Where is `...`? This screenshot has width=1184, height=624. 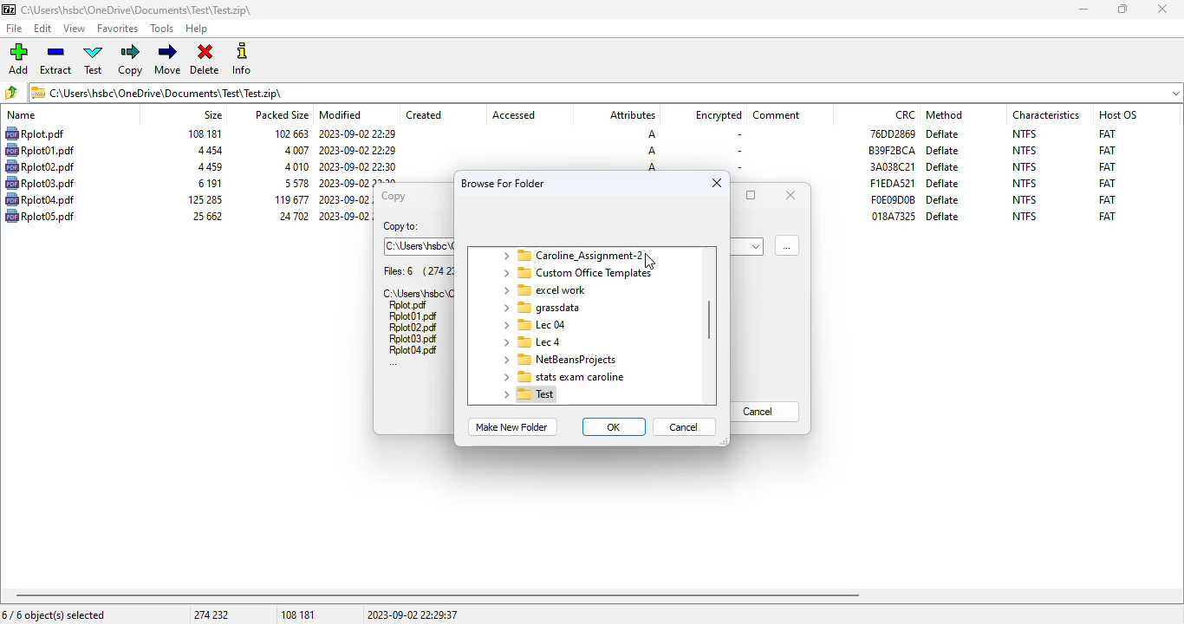 ... is located at coordinates (394, 364).